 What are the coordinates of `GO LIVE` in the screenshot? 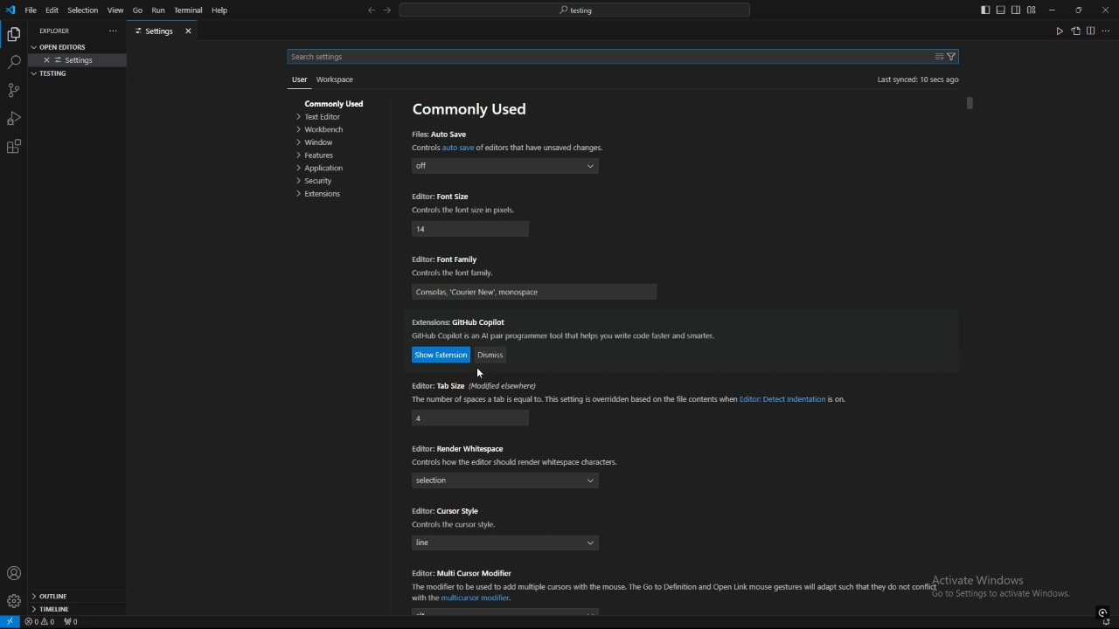 It's located at (1103, 612).